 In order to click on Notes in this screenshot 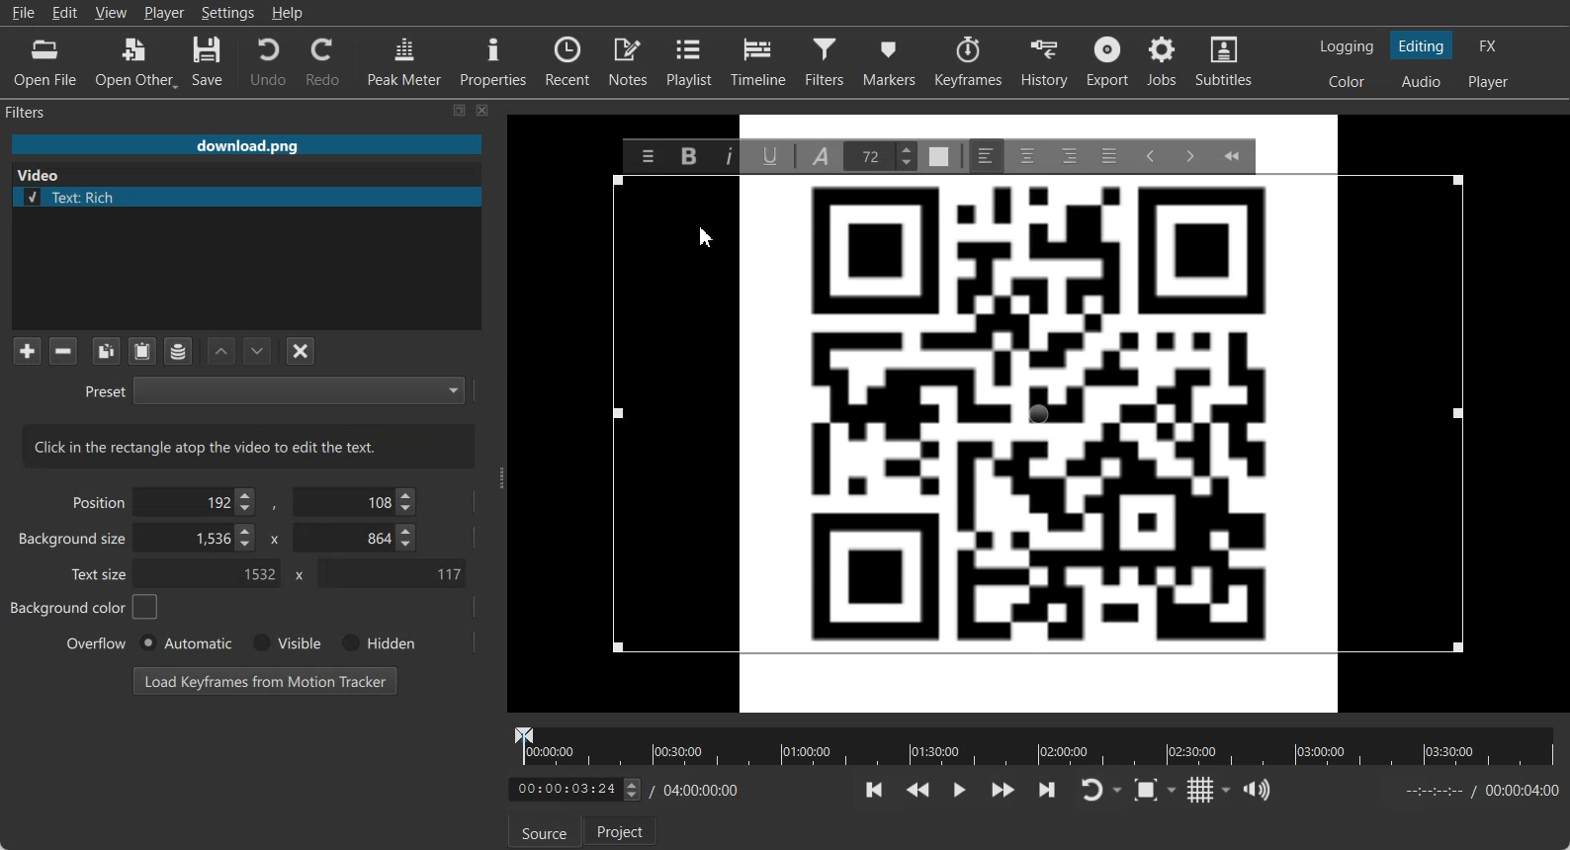, I will do `click(630, 60)`.